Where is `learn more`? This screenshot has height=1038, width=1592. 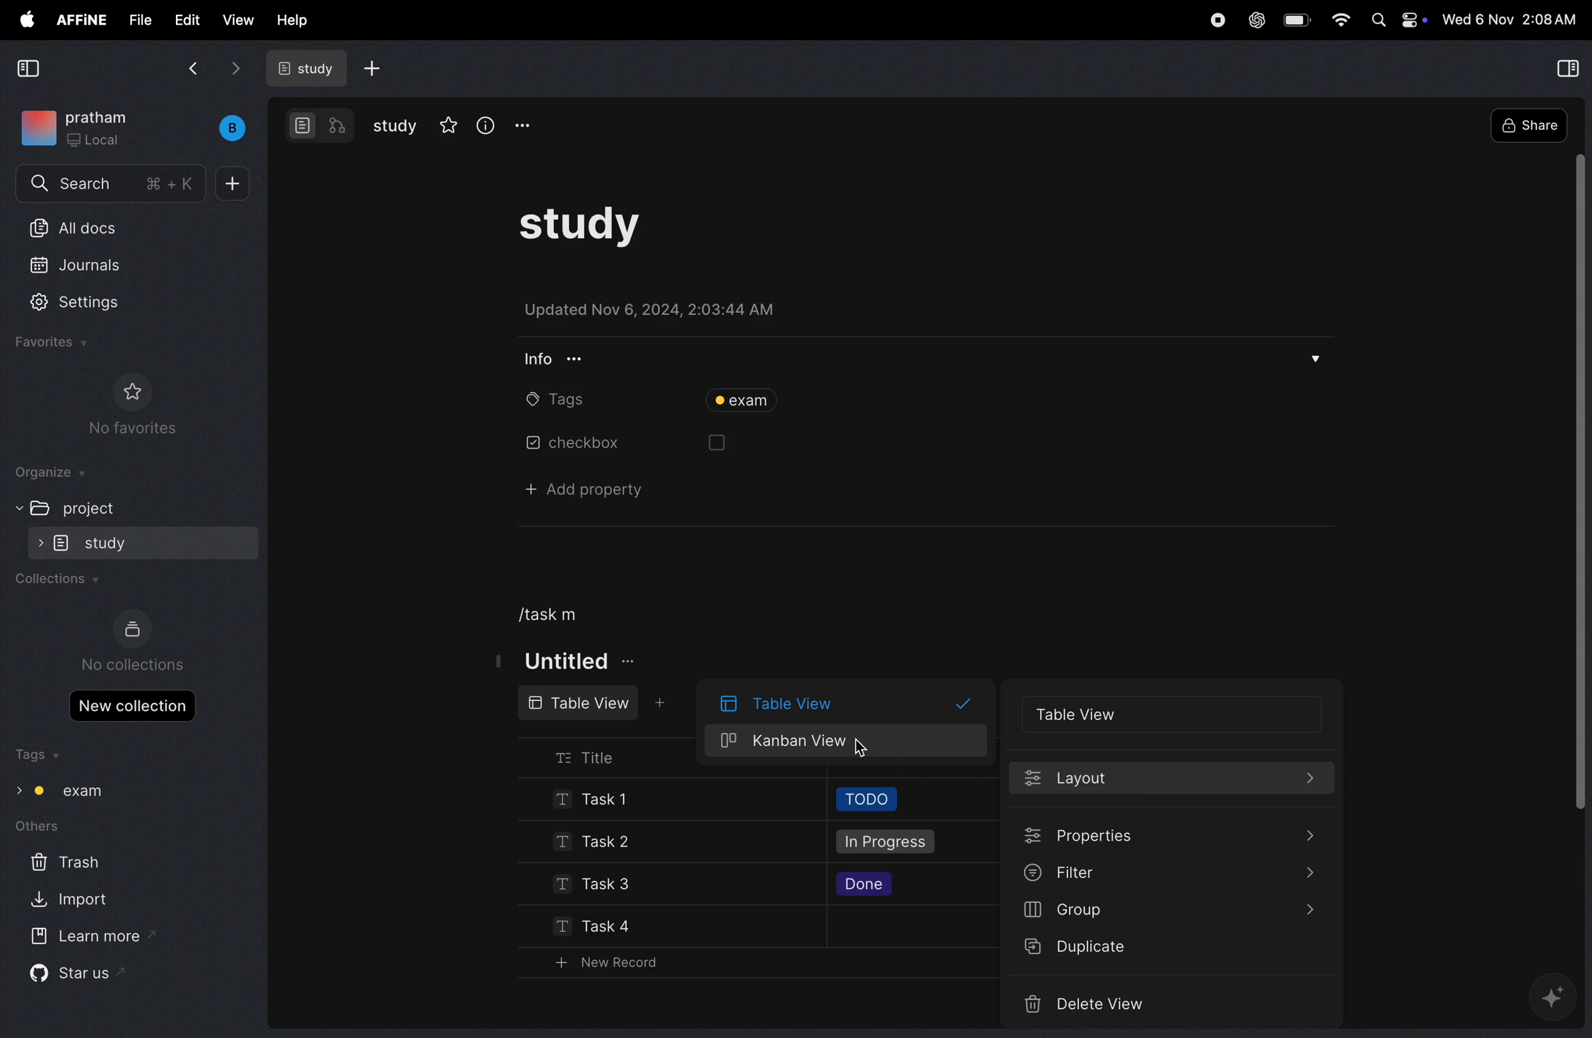 learn more is located at coordinates (90, 940).